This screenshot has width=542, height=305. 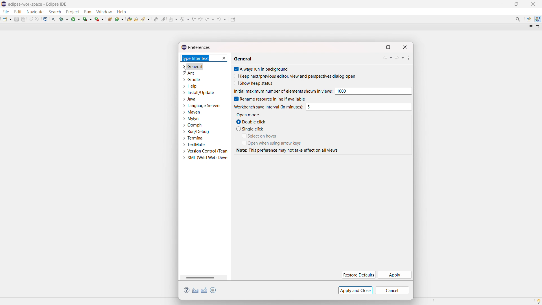 What do you see at coordinates (273, 99) in the screenshot?
I see `resume resource inline if available` at bounding box center [273, 99].